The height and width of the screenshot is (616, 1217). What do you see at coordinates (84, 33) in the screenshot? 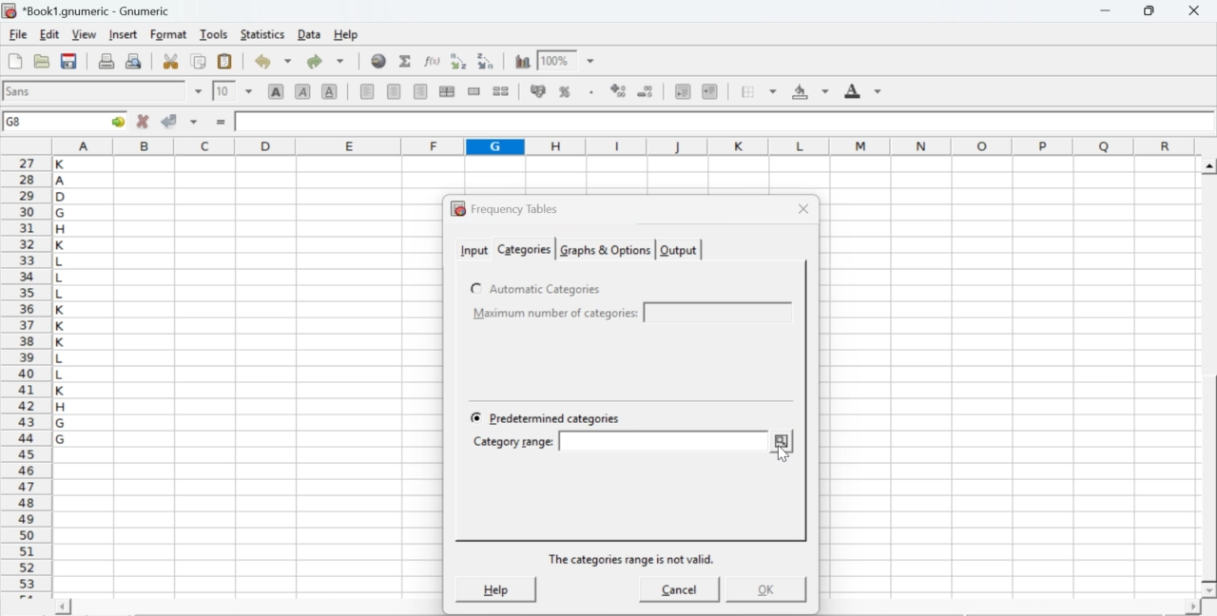
I see `view` at bounding box center [84, 33].